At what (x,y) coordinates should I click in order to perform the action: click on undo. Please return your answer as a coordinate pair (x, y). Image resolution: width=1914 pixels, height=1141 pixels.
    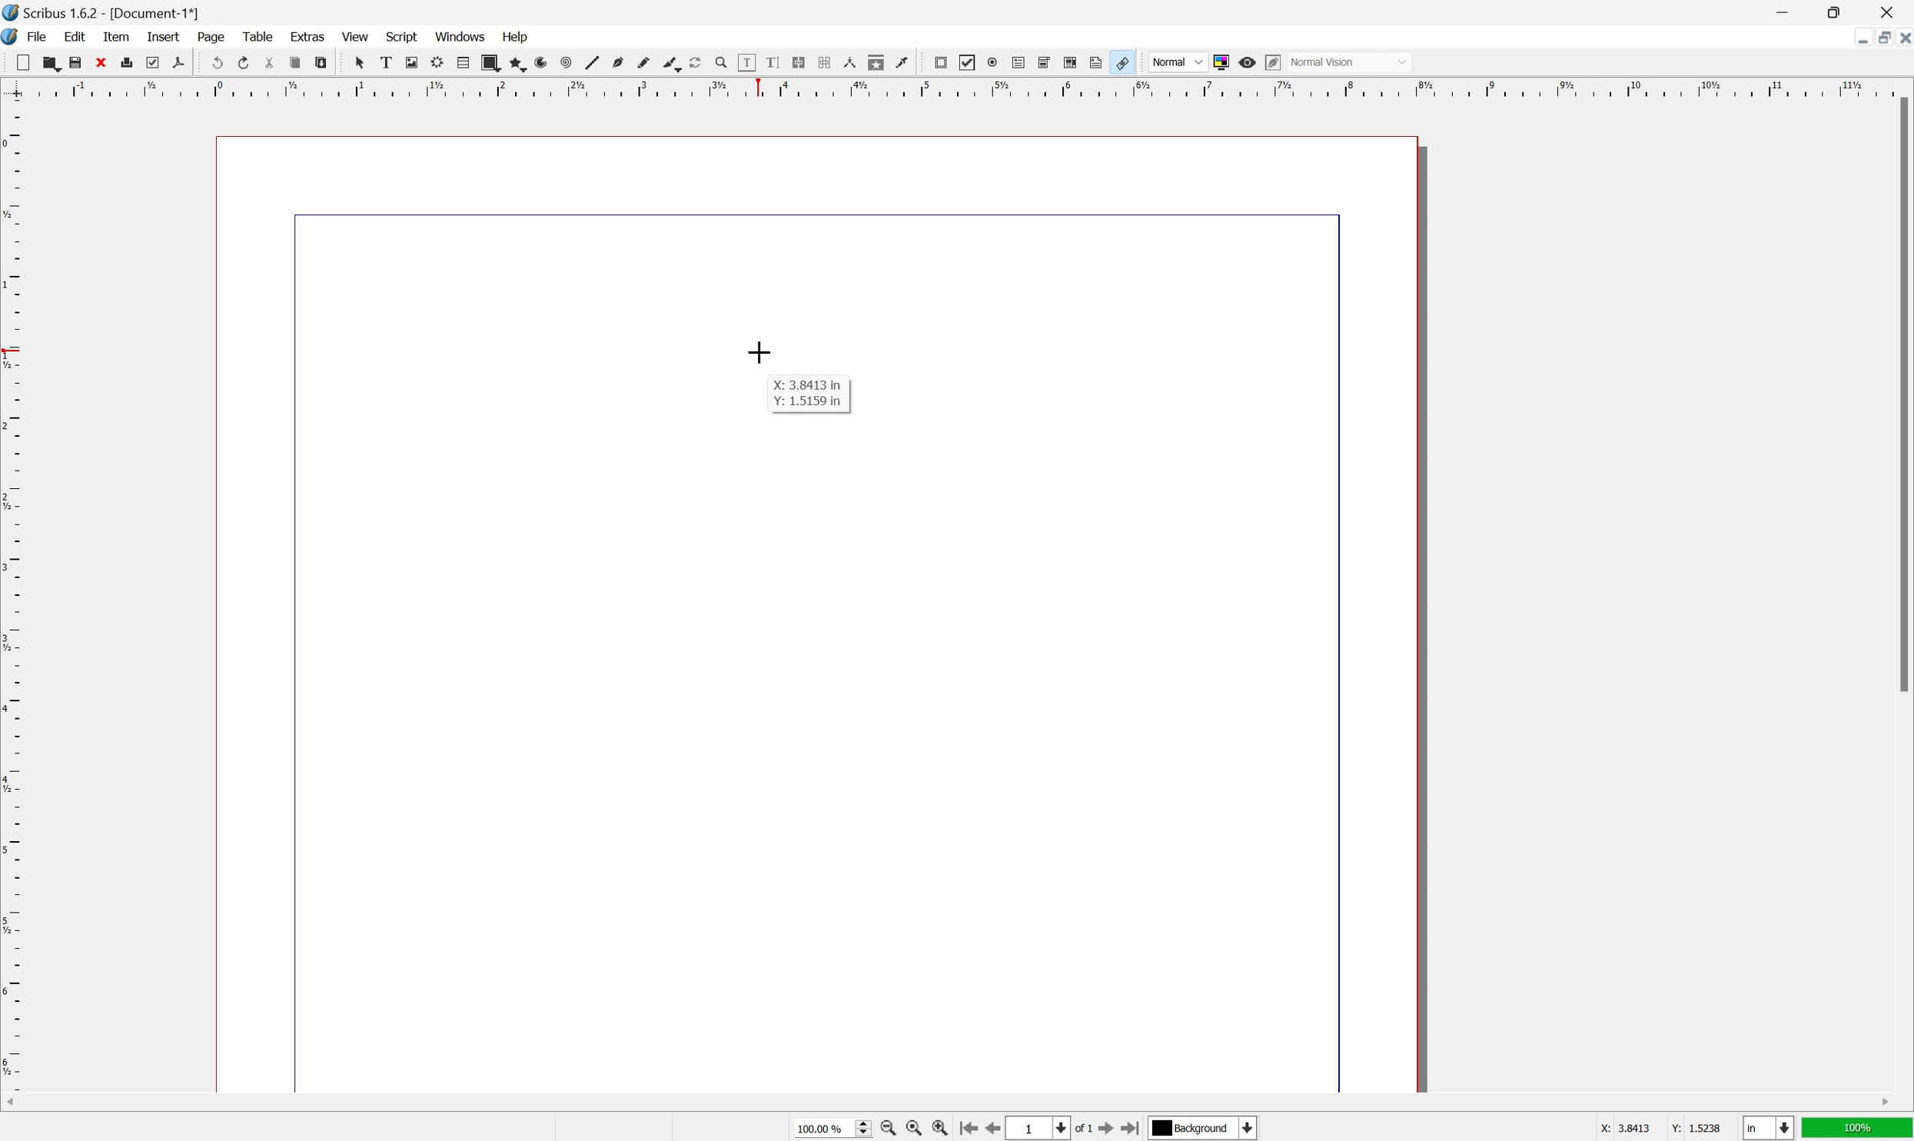
    Looking at the image, I should click on (214, 62).